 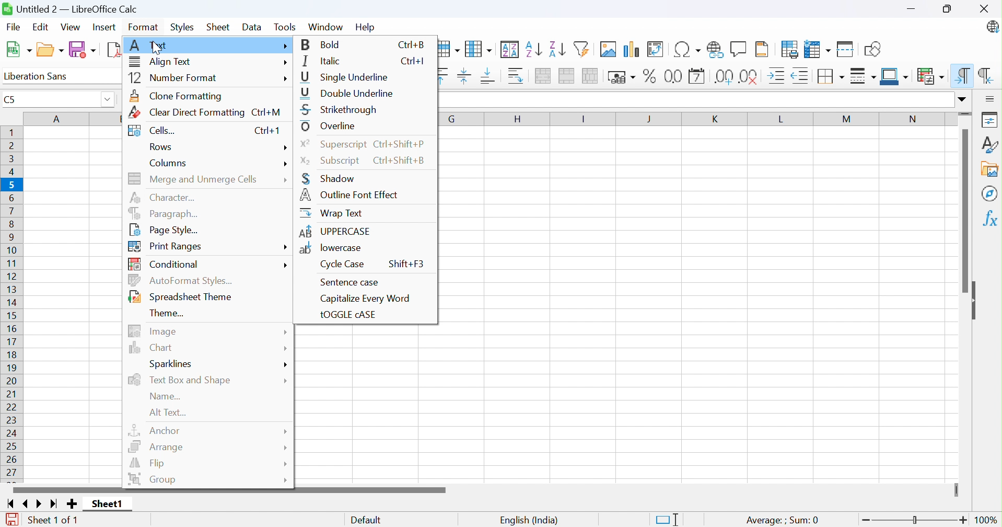 What do you see at coordinates (591, 76) in the screenshot?
I see `Unmerge cells` at bounding box center [591, 76].